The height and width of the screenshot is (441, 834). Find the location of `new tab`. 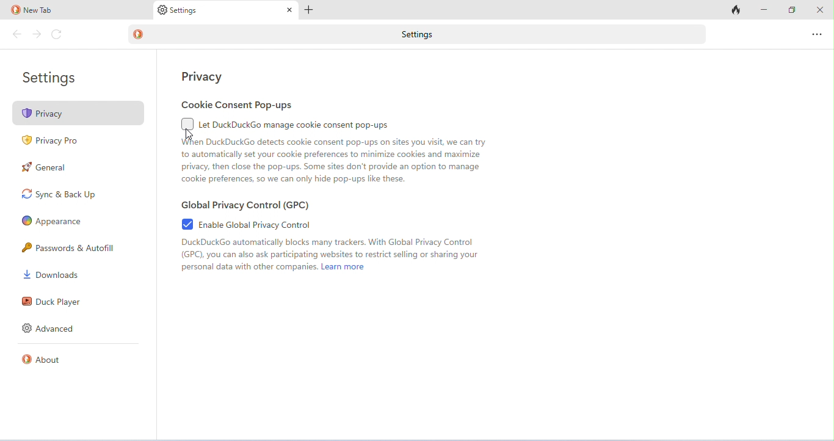

new tab is located at coordinates (32, 10).